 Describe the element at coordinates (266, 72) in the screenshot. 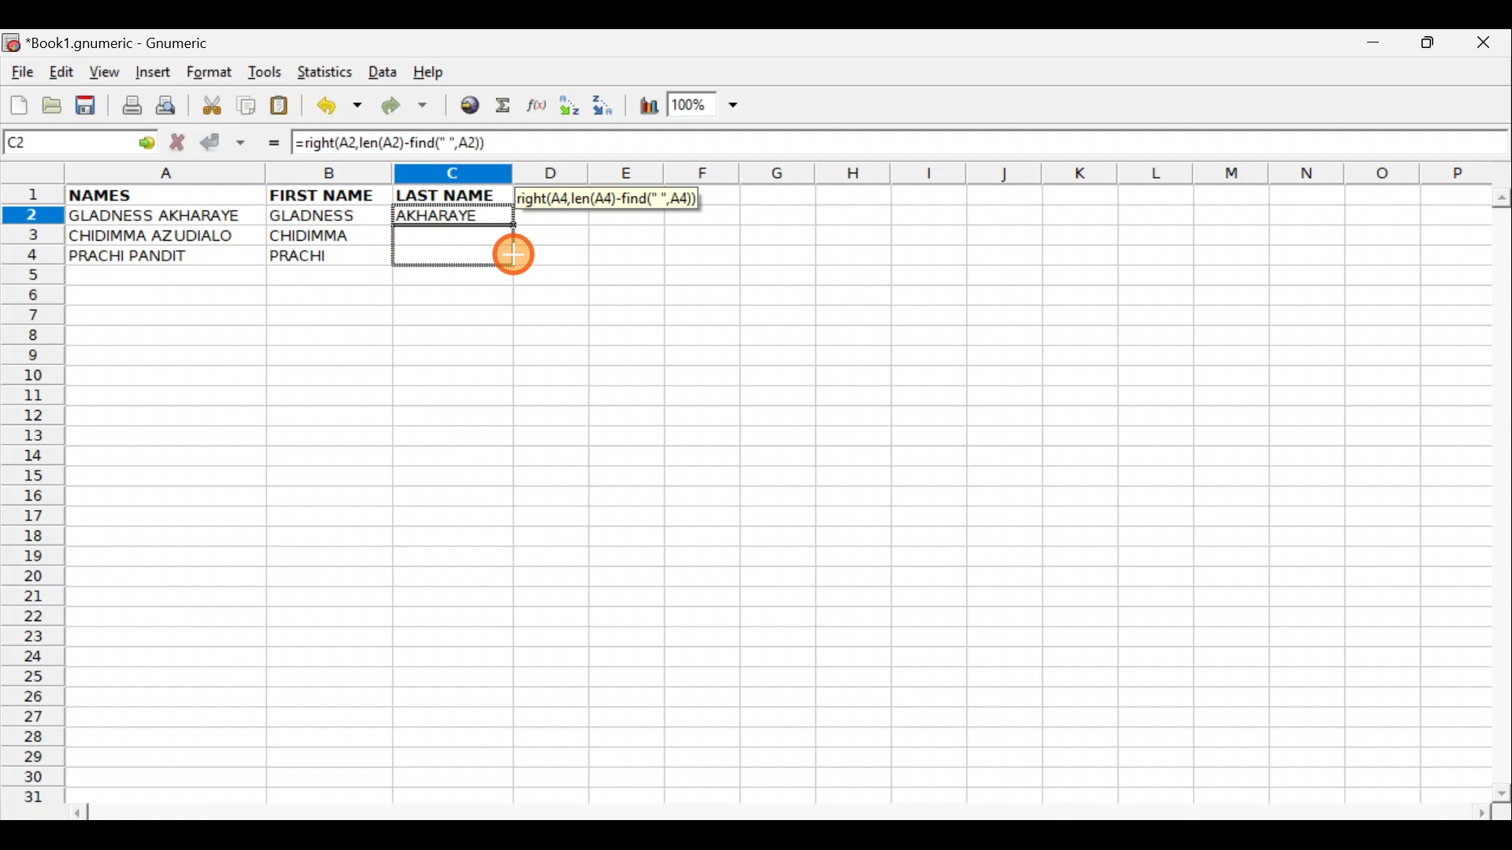

I see `Tools` at that location.